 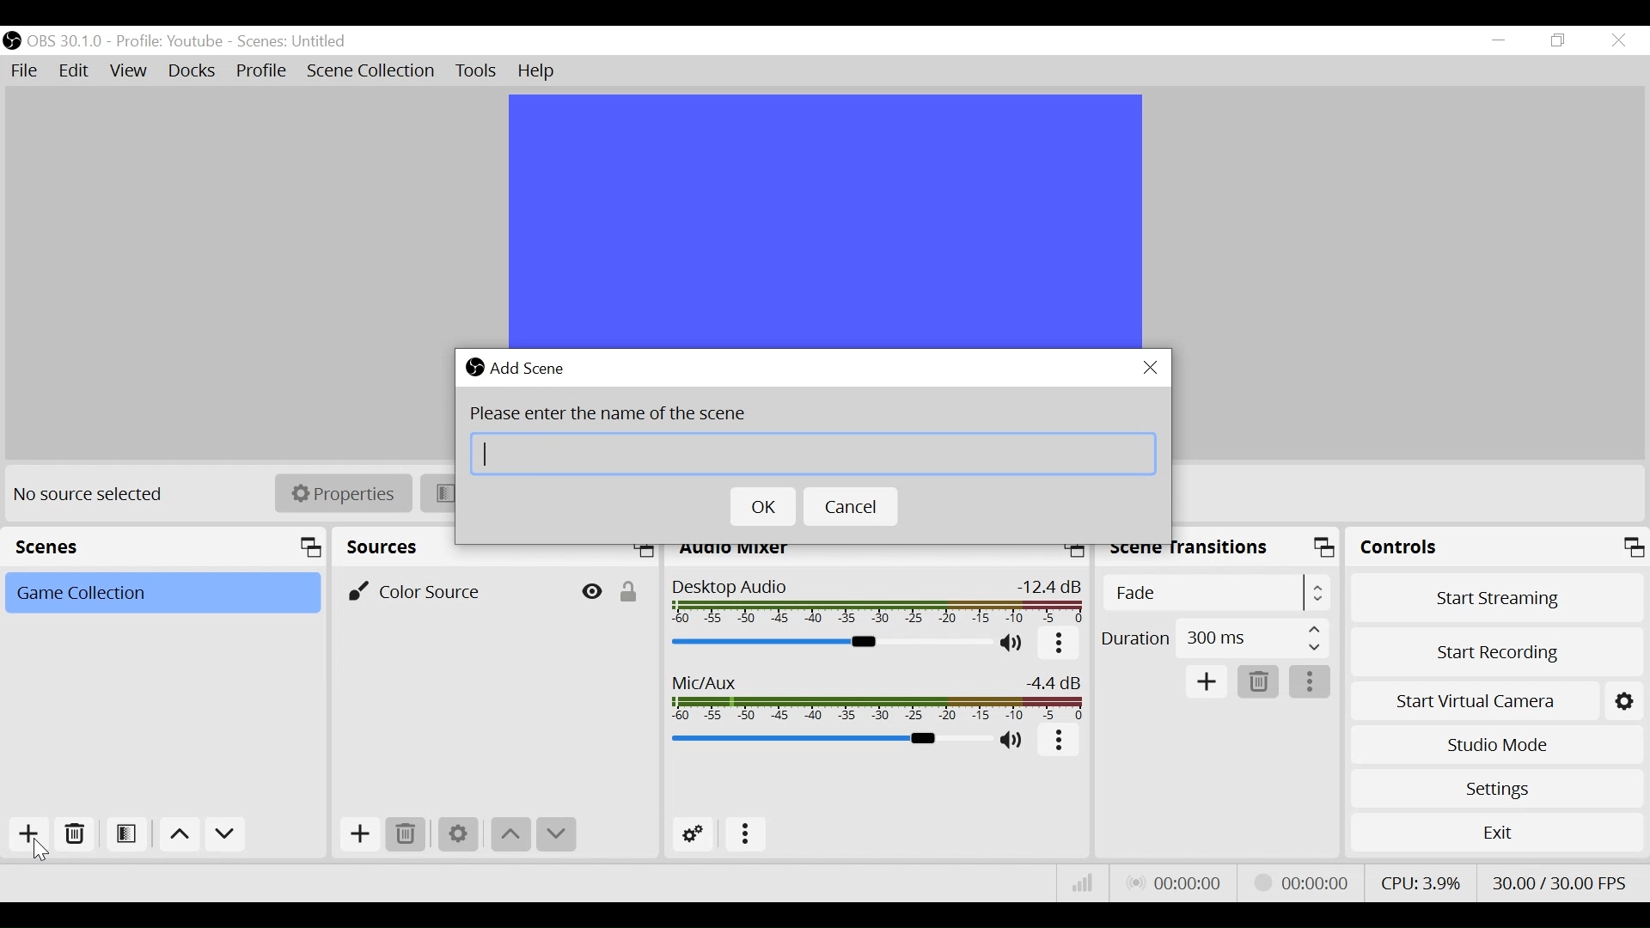 What do you see at coordinates (509, 835) in the screenshot?
I see `move up` at bounding box center [509, 835].